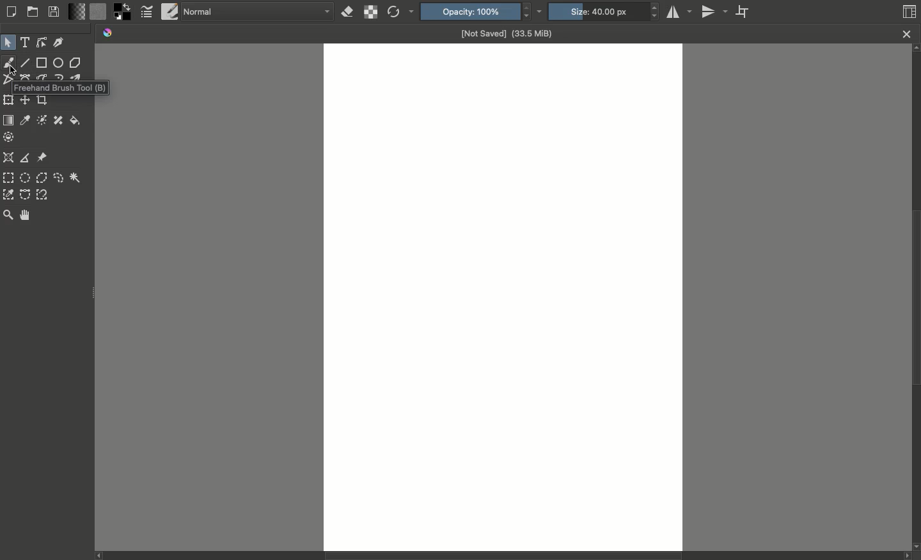 The image size is (921, 560). What do you see at coordinates (109, 33) in the screenshot?
I see `Krita` at bounding box center [109, 33].